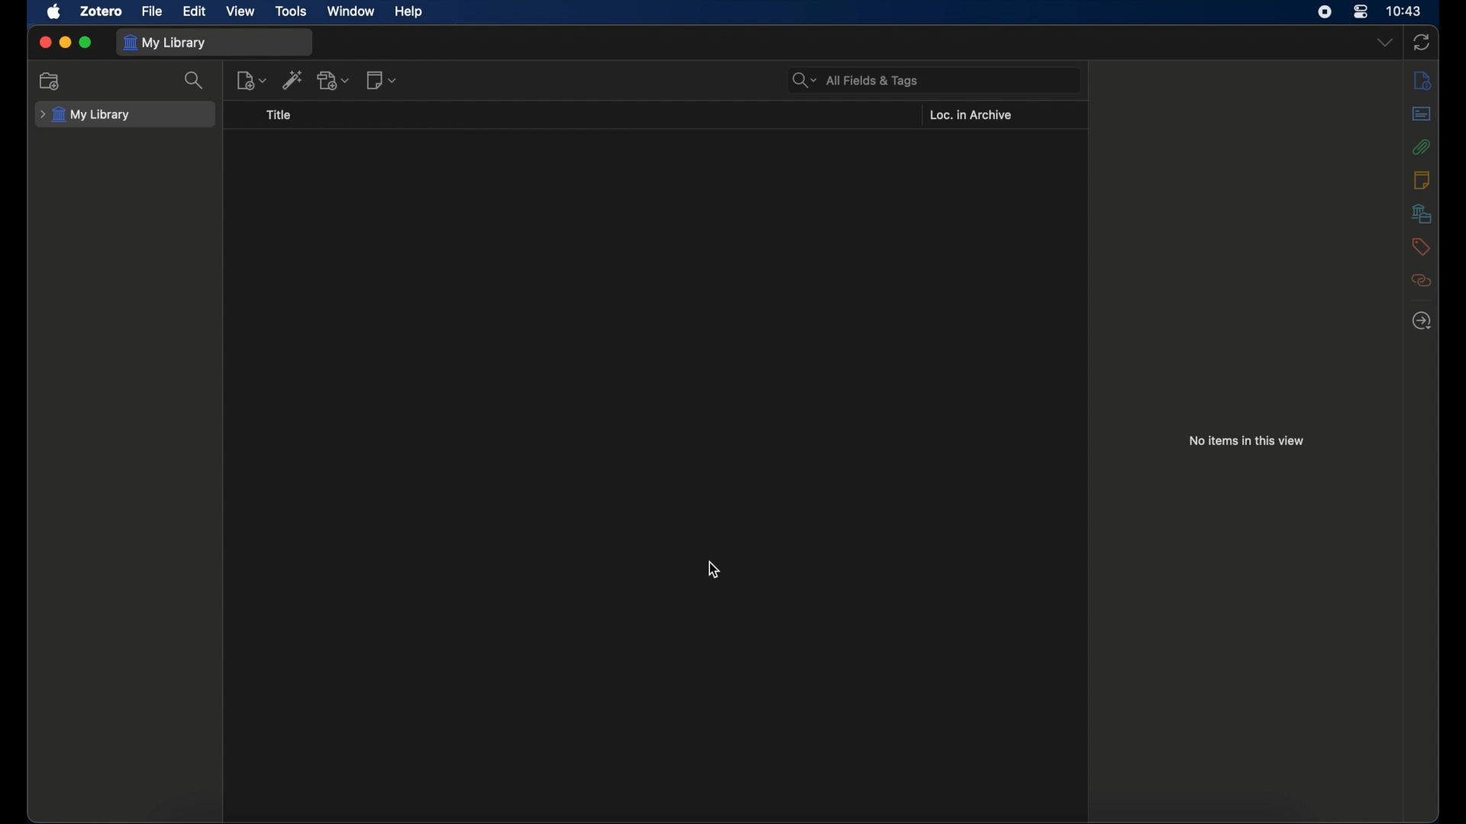  Describe the element at coordinates (1360, 12) in the screenshot. I see `control center` at that location.